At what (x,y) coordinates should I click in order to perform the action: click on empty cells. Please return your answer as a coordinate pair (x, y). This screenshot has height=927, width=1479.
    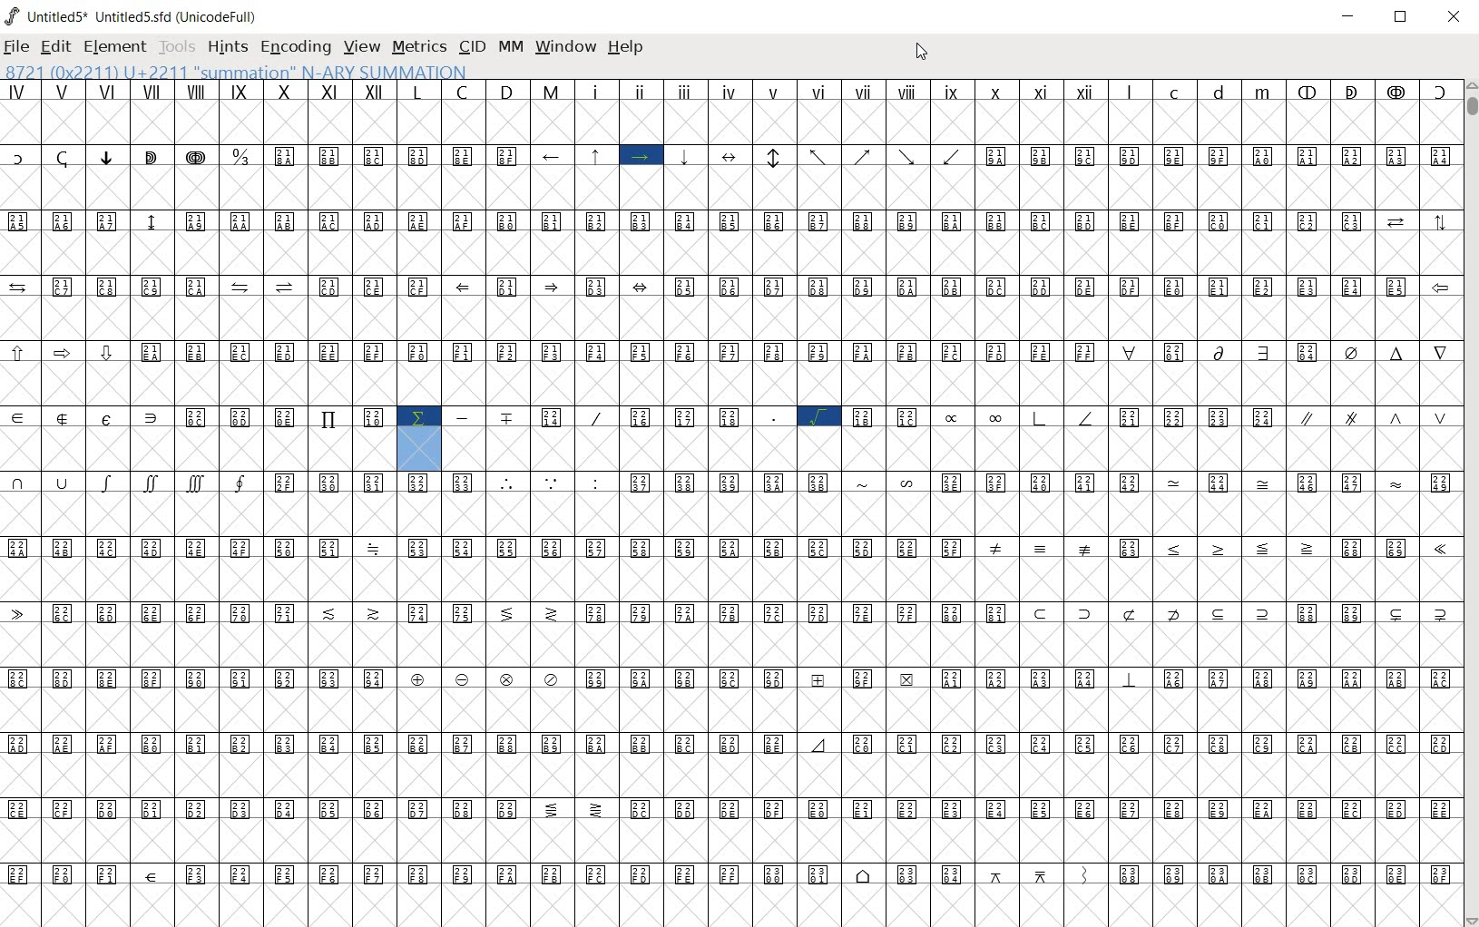
    Looking at the image, I should click on (734, 191).